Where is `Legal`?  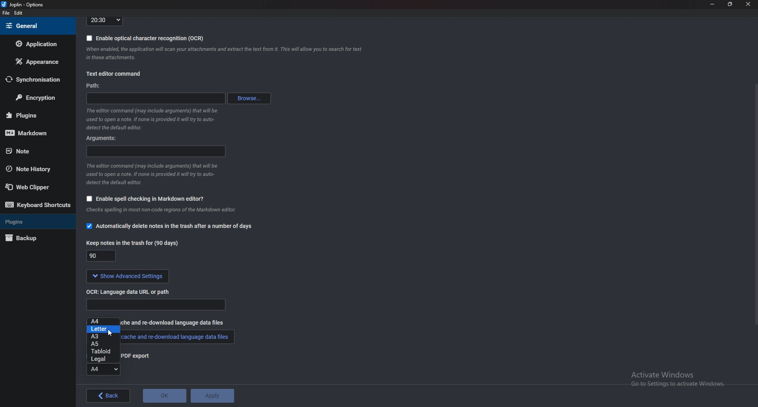 Legal is located at coordinates (103, 358).